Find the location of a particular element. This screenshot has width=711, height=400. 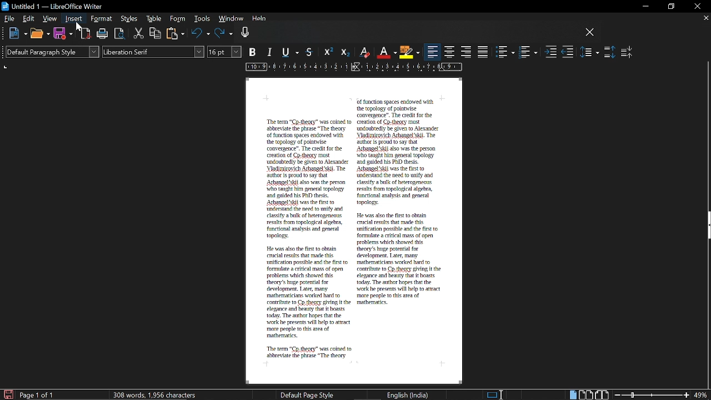

strikethrough is located at coordinates (311, 52).